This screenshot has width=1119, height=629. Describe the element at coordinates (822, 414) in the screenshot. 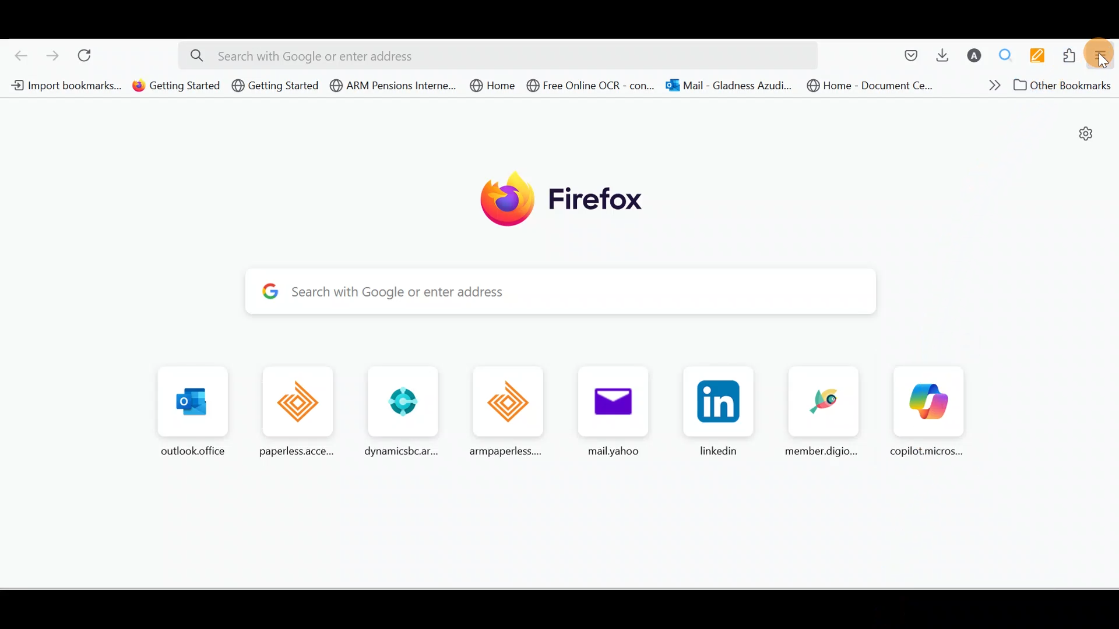

I see `memberdigio...` at that location.